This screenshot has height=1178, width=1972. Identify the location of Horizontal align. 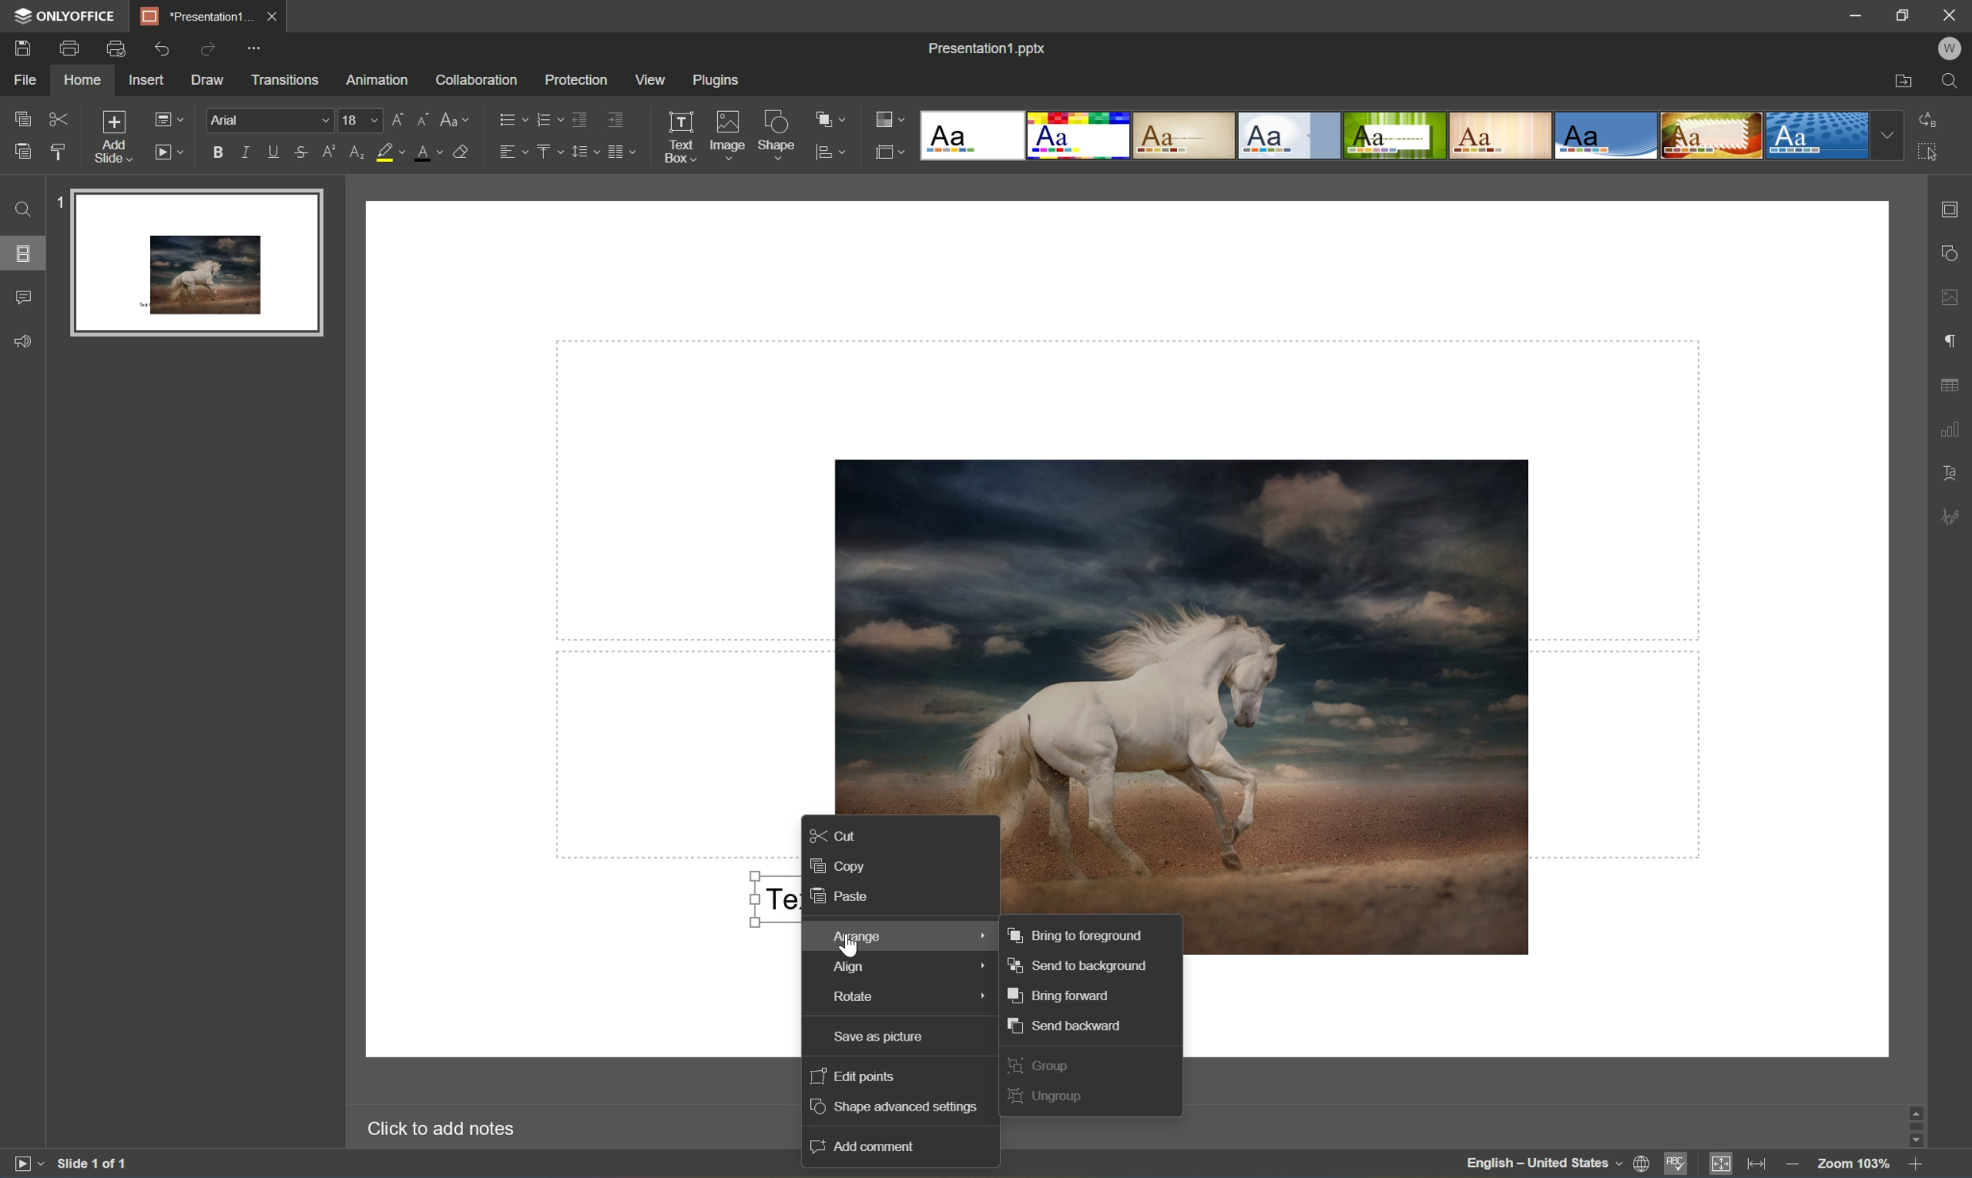
(513, 153).